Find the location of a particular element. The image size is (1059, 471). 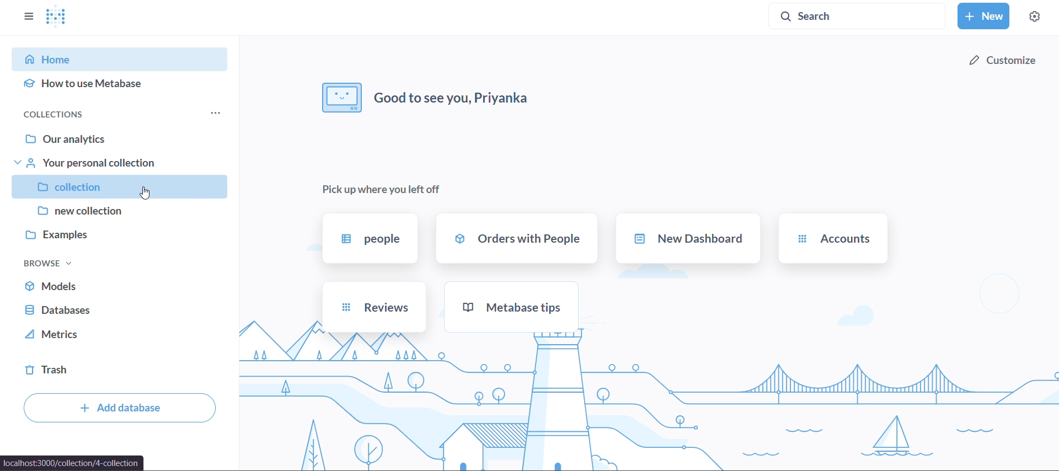

Cursor is located at coordinates (147, 194).